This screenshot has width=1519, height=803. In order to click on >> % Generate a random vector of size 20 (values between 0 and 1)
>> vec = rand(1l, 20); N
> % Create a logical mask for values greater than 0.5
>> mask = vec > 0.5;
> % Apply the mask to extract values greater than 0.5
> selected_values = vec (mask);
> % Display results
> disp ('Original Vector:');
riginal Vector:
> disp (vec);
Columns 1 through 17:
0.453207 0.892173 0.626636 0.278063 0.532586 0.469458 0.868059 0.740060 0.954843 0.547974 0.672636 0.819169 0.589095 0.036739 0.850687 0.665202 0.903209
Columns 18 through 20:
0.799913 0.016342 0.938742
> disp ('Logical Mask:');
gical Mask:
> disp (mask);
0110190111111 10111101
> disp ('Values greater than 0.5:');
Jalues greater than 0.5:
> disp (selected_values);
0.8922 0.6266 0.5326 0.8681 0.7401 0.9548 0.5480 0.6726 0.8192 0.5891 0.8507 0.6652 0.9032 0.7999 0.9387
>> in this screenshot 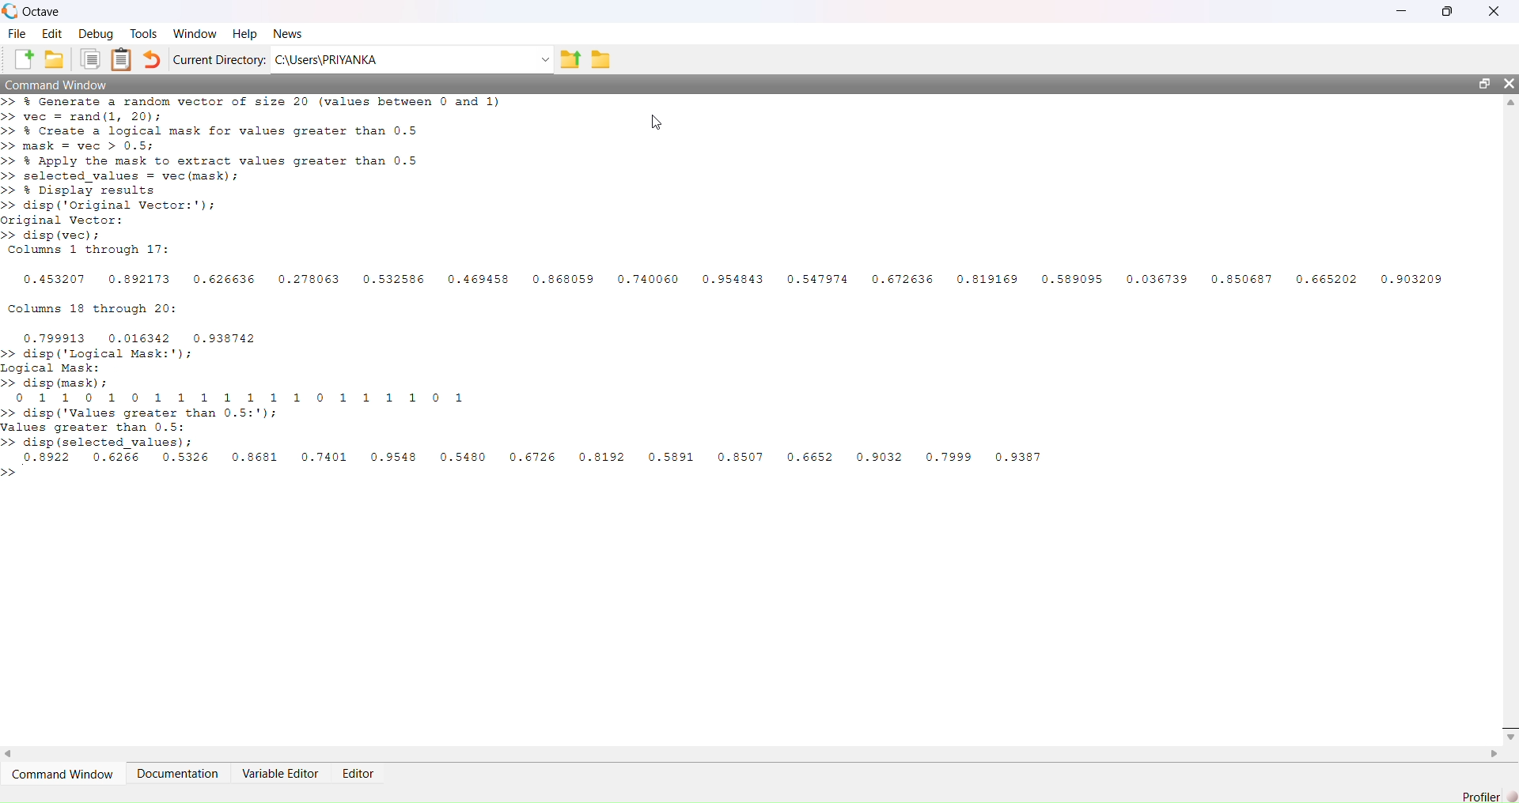, I will do `click(723, 296)`.